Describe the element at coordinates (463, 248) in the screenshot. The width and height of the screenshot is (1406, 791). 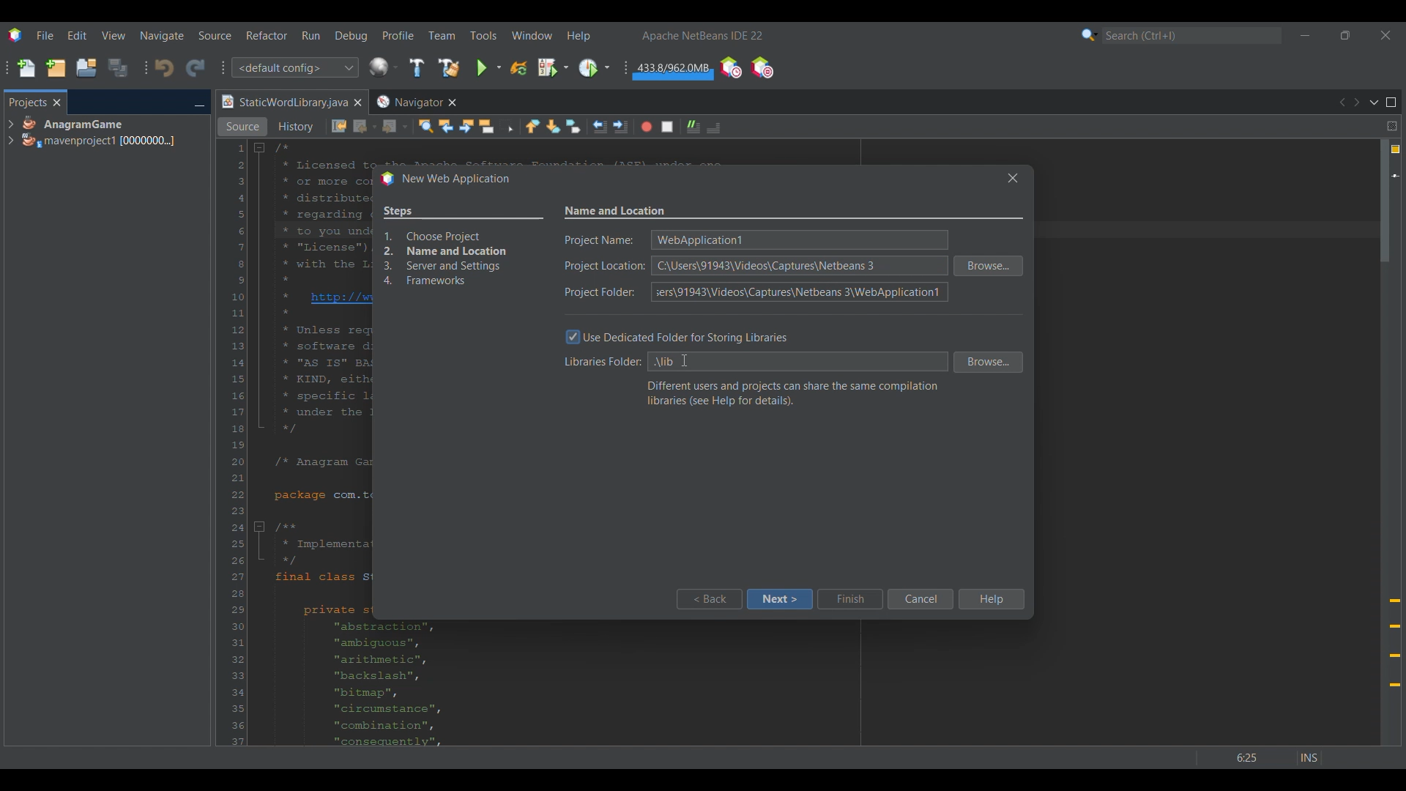
I see `Overview of process changed` at that location.